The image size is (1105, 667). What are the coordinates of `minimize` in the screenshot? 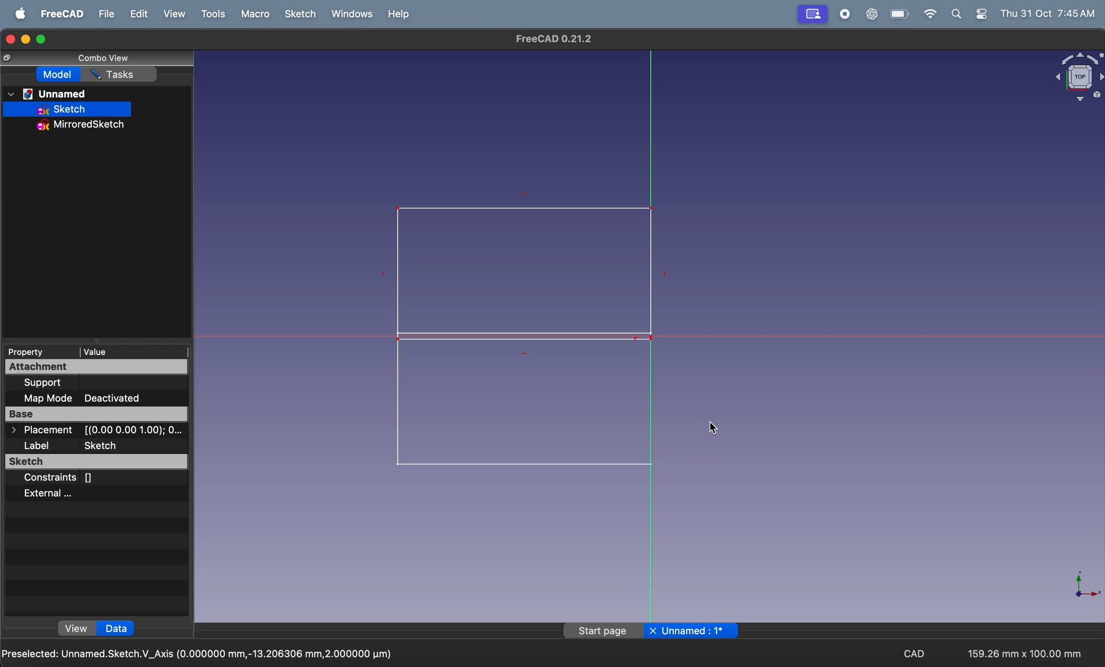 It's located at (26, 38).